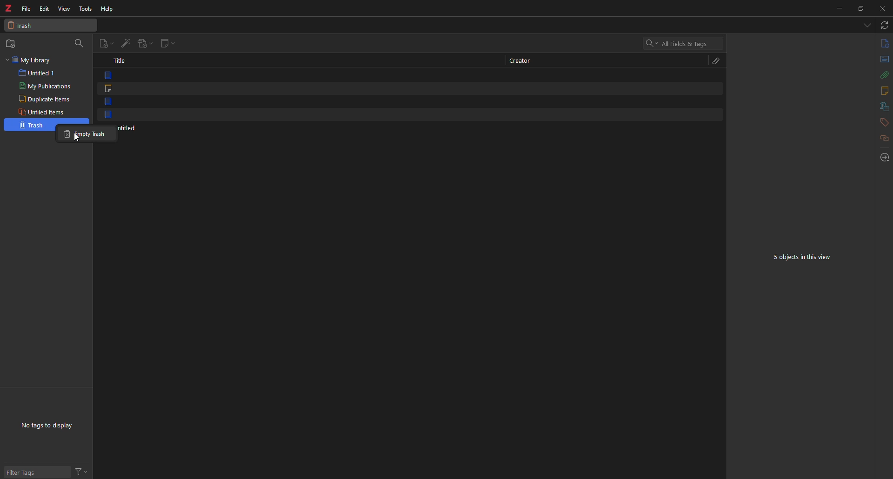 The height and width of the screenshot is (479, 893). Describe the element at coordinates (804, 256) in the screenshot. I see `5 objects` at that location.